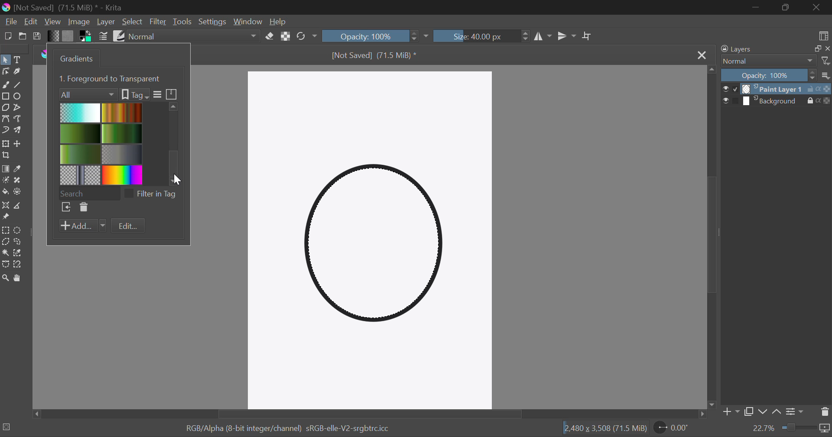  What do you see at coordinates (19, 145) in the screenshot?
I see `Move Layers` at bounding box center [19, 145].